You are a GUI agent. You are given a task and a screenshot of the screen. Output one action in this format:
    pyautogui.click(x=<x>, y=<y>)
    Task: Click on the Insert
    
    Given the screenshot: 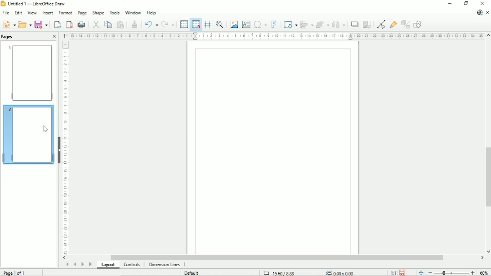 What is the action you would take?
    pyautogui.click(x=47, y=13)
    